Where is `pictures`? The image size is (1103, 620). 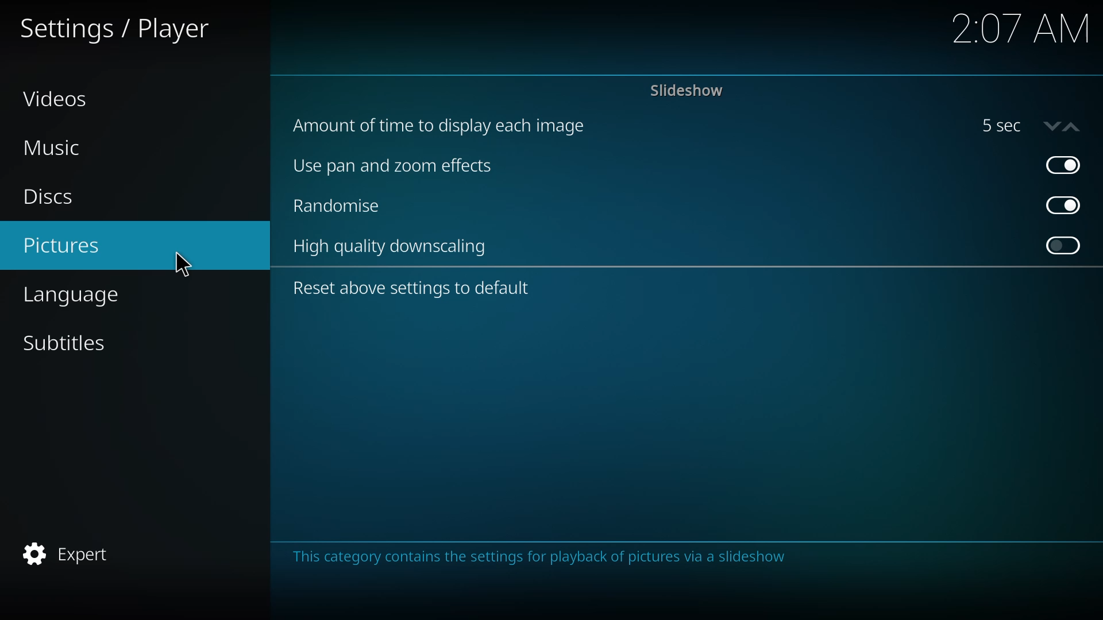
pictures is located at coordinates (65, 246).